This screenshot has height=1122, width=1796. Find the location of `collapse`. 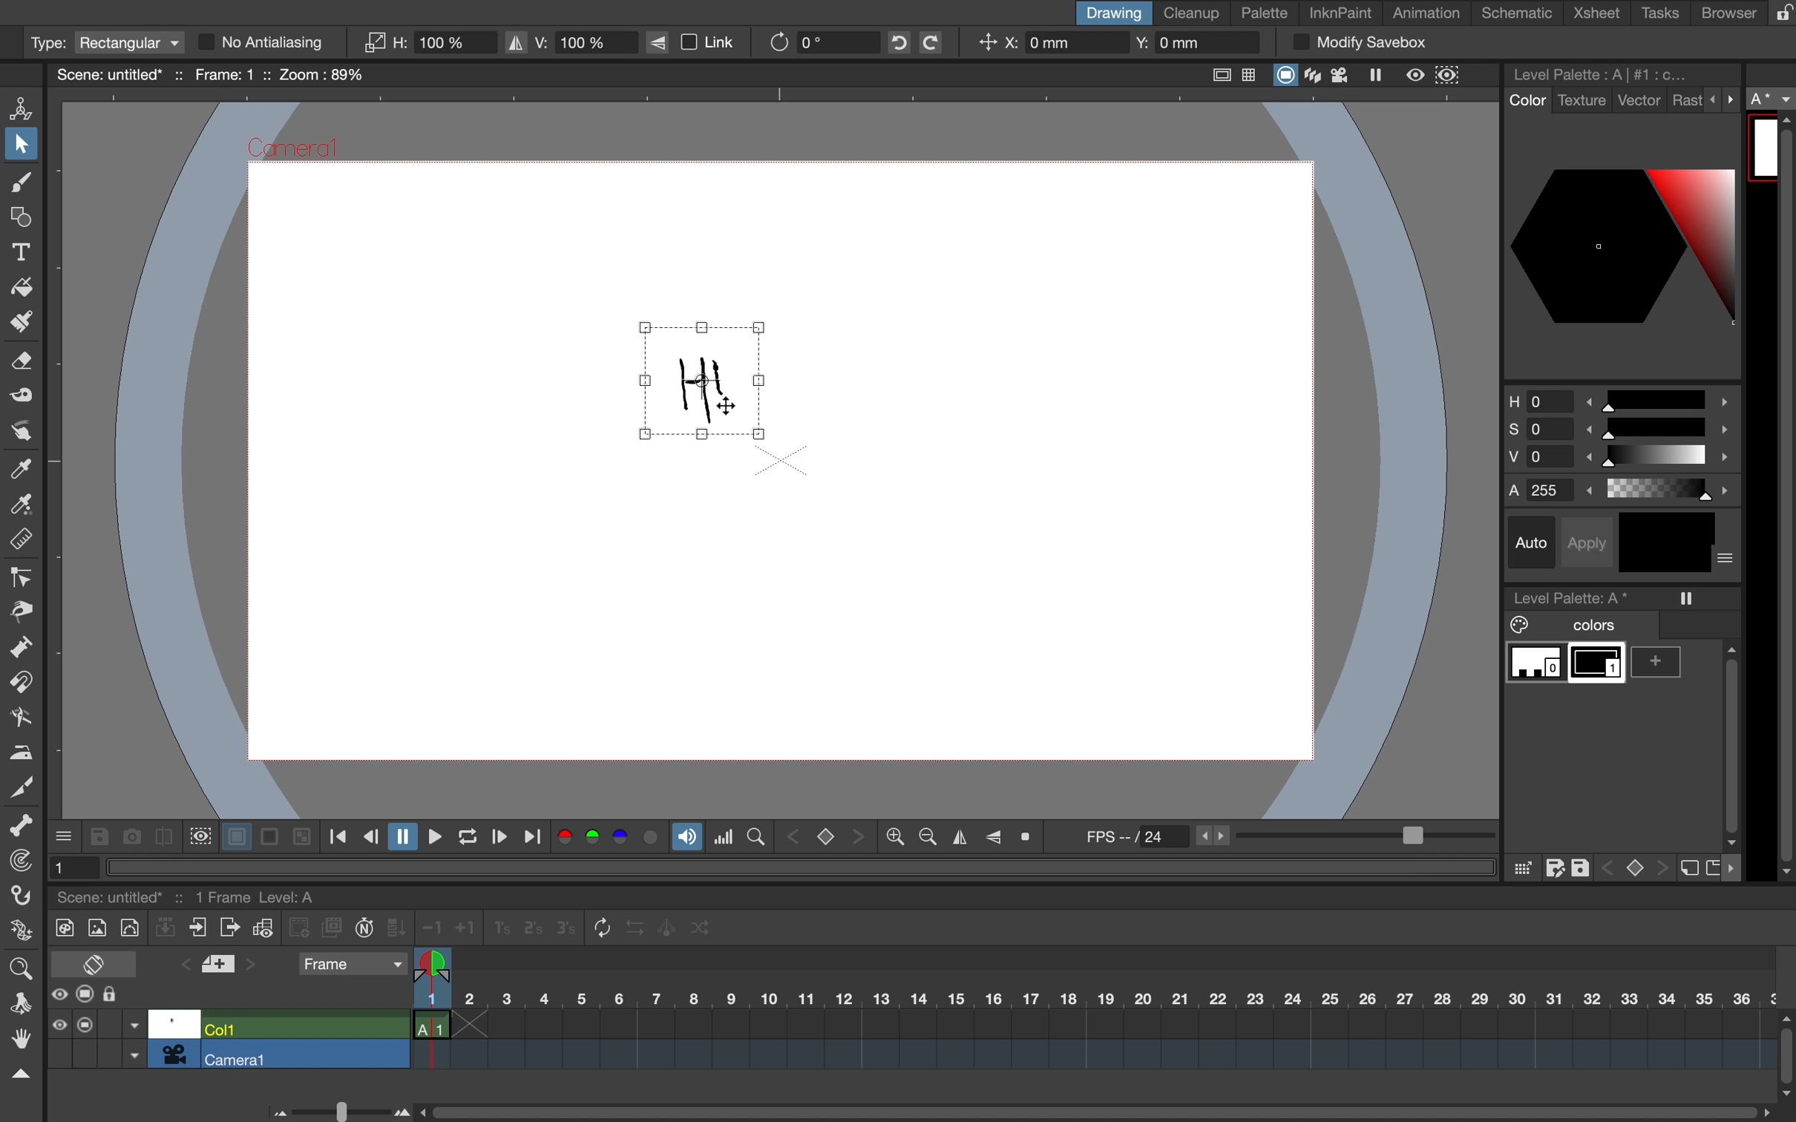

collapse is located at coordinates (19, 1075).